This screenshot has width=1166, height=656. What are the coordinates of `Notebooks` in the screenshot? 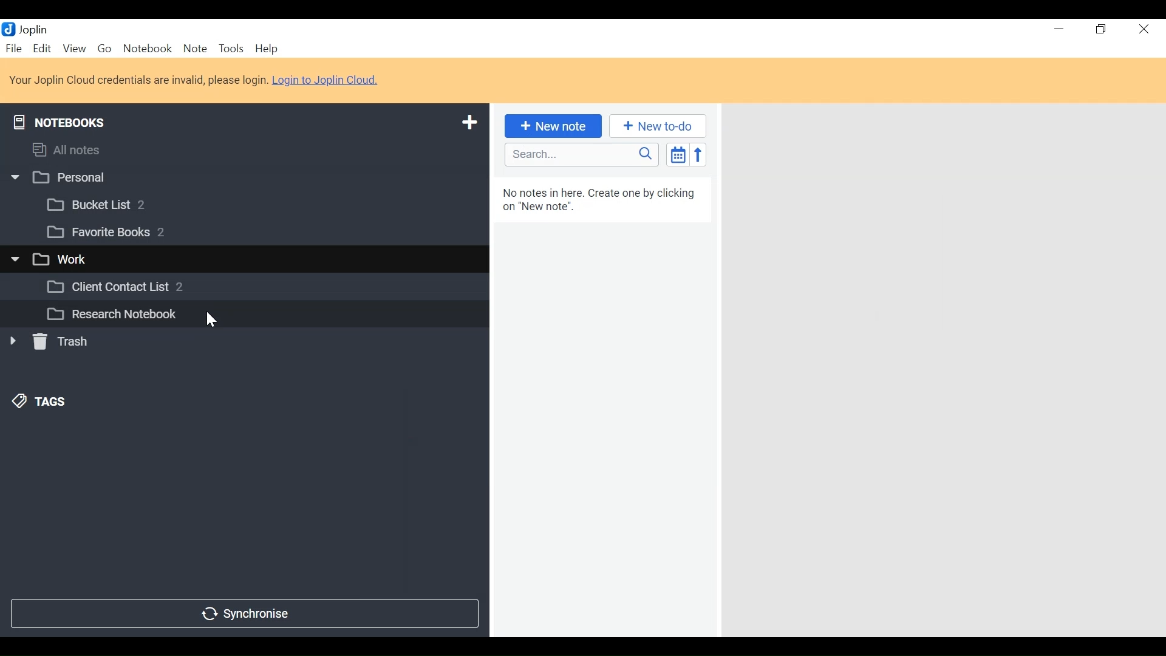 It's located at (68, 120).